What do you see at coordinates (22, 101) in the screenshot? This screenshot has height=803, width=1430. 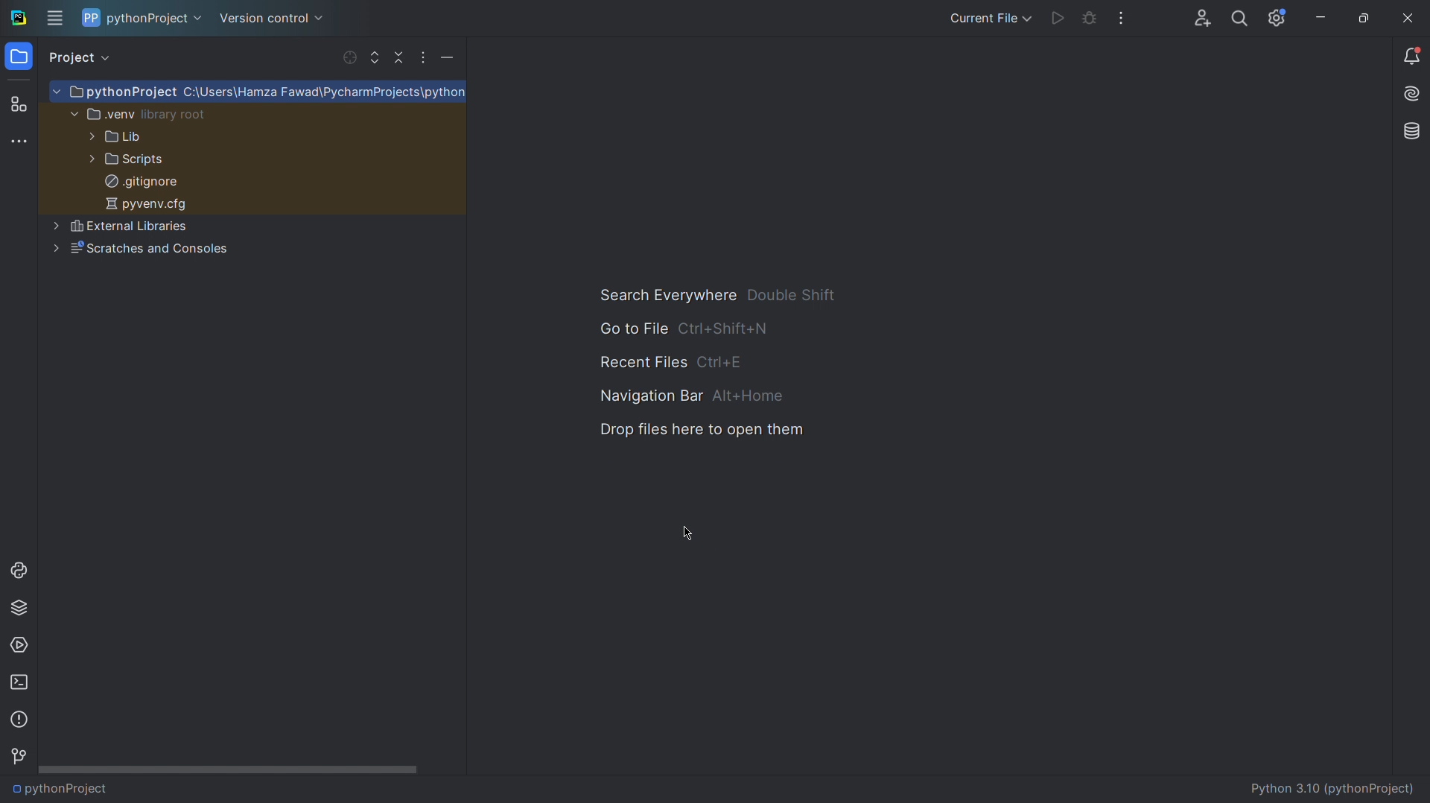 I see `Pluggins` at bounding box center [22, 101].